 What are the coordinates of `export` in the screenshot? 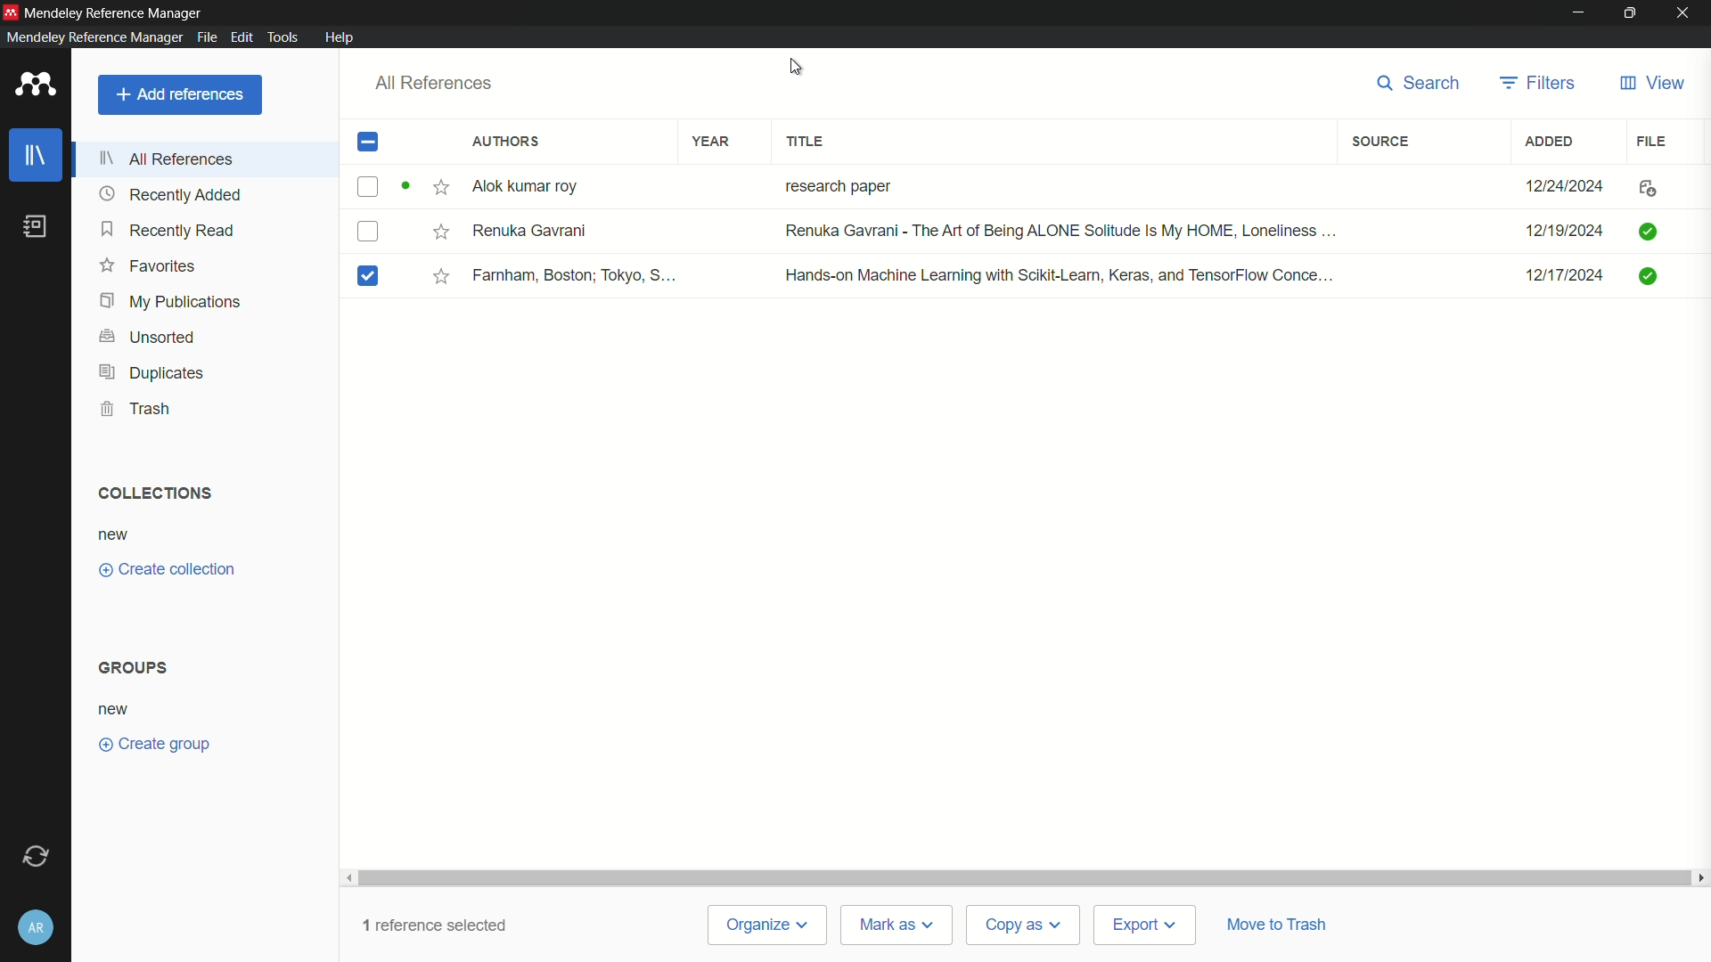 It's located at (1144, 926).